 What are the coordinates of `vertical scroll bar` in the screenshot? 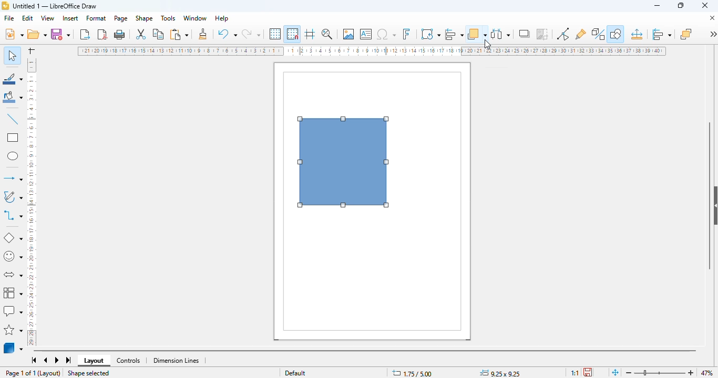 It's located at (709, 195).